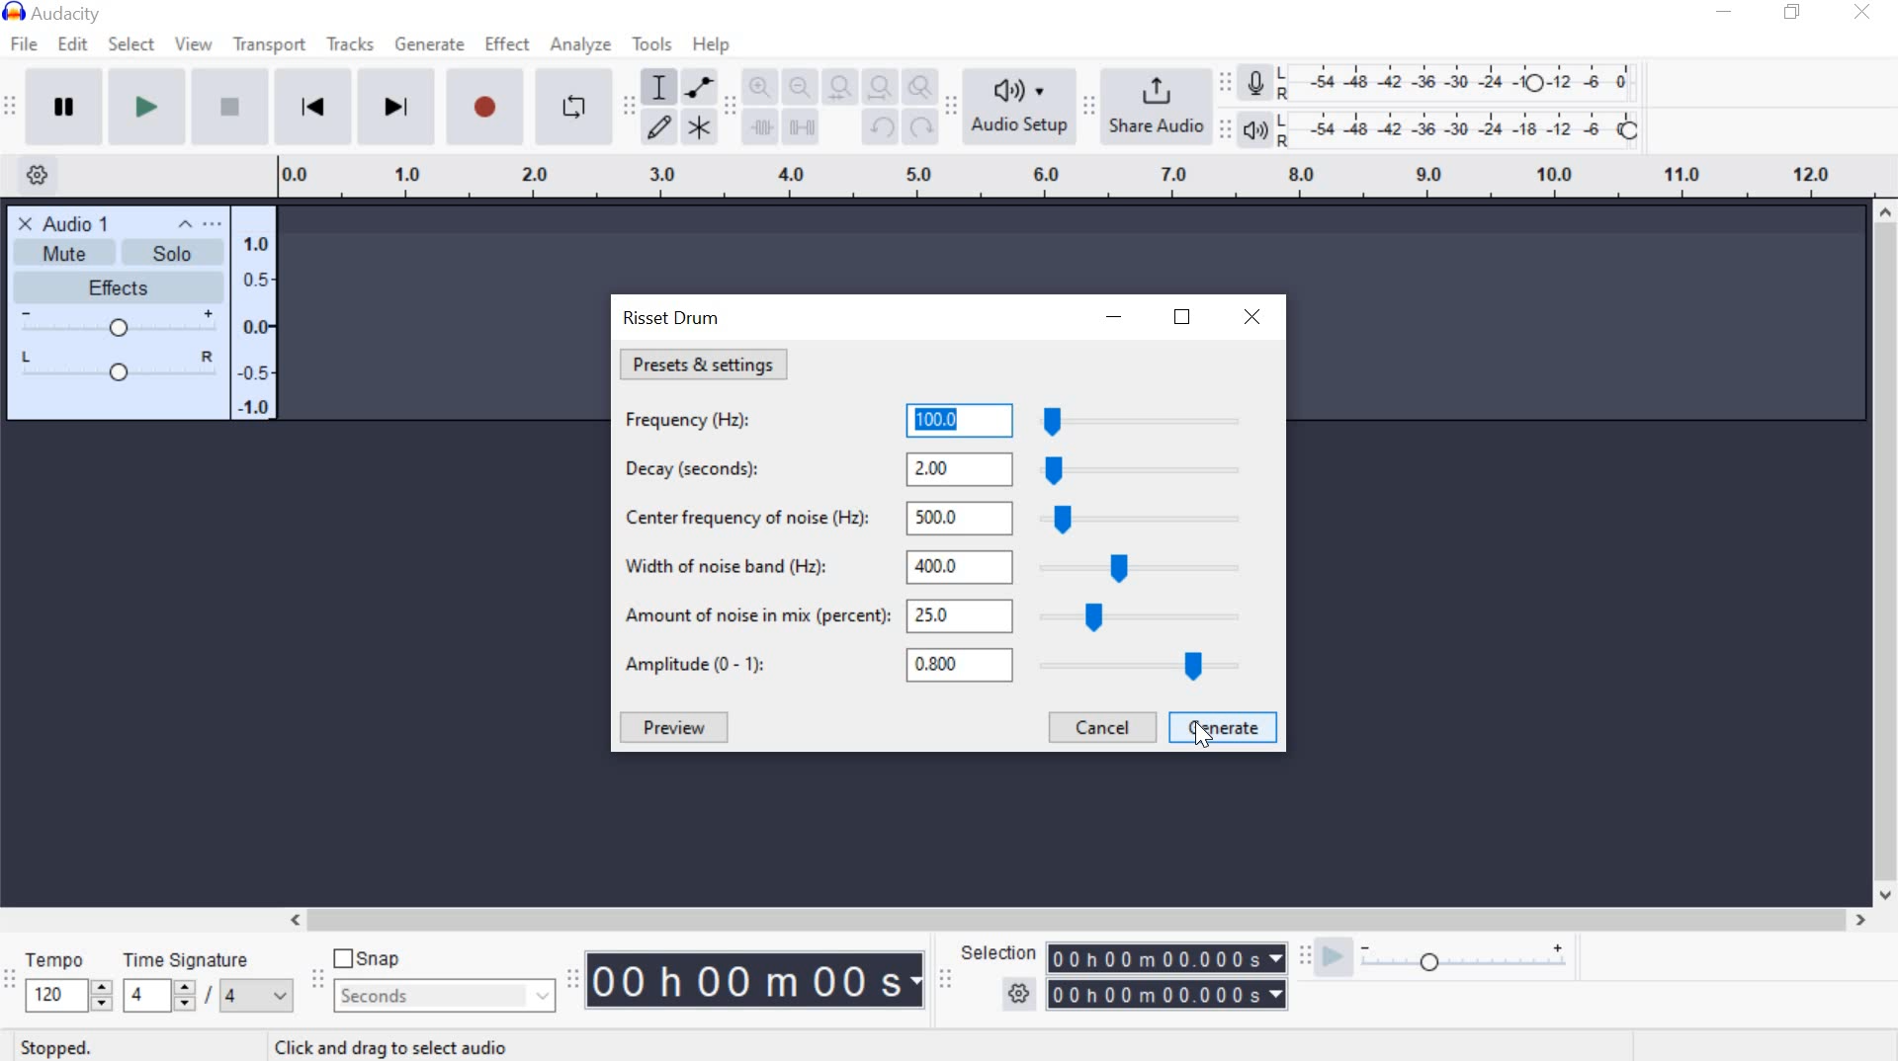 The width and height of the screenshot is (1898, 1061). Describe the element at coordinates (657, 128) in the screenshot. I see `Draw Tool` at that location.